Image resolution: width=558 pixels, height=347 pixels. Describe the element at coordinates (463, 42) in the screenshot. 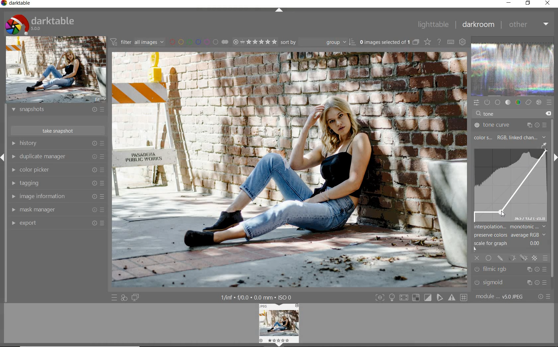

I see `show global preferences` at that location.